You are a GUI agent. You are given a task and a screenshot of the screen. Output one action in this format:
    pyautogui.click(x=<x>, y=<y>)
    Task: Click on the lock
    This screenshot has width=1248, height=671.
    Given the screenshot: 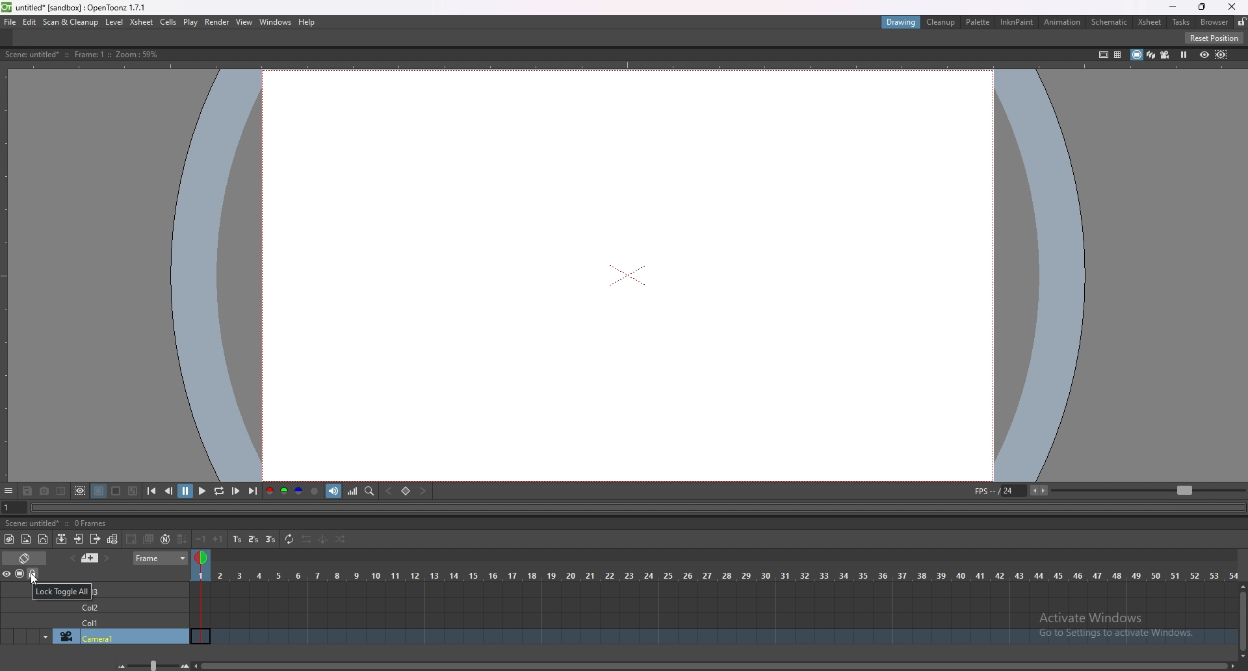 What is the action you would take?
    pyautogui.click(x=1241, y=21)
    